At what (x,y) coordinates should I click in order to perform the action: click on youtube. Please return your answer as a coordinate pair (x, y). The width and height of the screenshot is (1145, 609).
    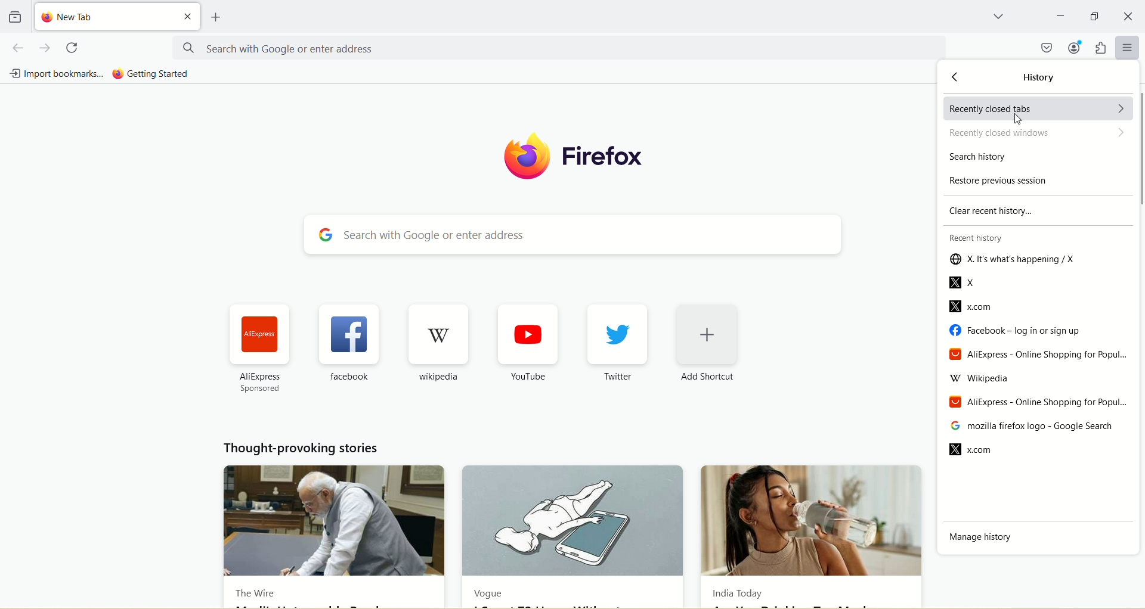
    Looking at the image, I should click on (529, 334).